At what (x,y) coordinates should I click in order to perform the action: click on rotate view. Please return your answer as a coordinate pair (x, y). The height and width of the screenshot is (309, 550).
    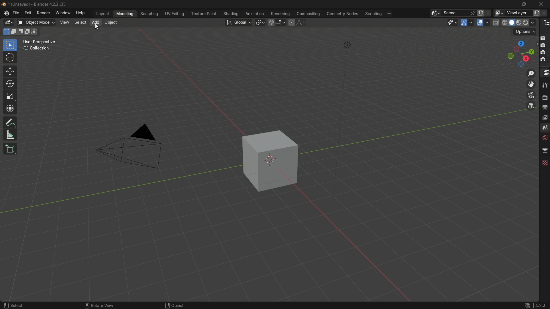
    Looking at the image, I should click on (98, 306).